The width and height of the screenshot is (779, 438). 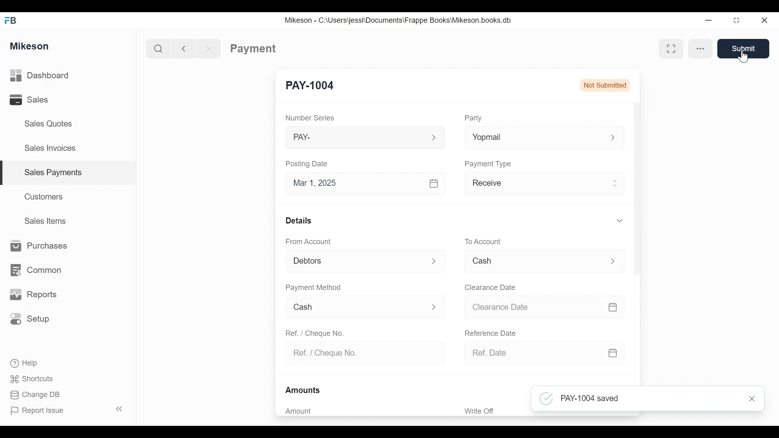 I want to click on Reference date, so click(x=495, y=333).